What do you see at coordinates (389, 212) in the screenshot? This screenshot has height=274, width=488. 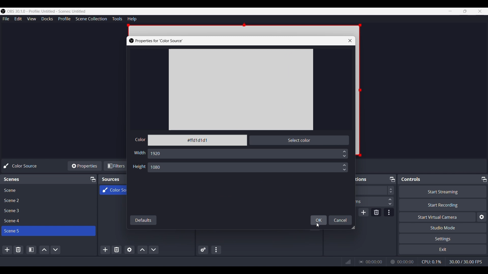 I see `Transition Properties` at bounding box center [389, 212].